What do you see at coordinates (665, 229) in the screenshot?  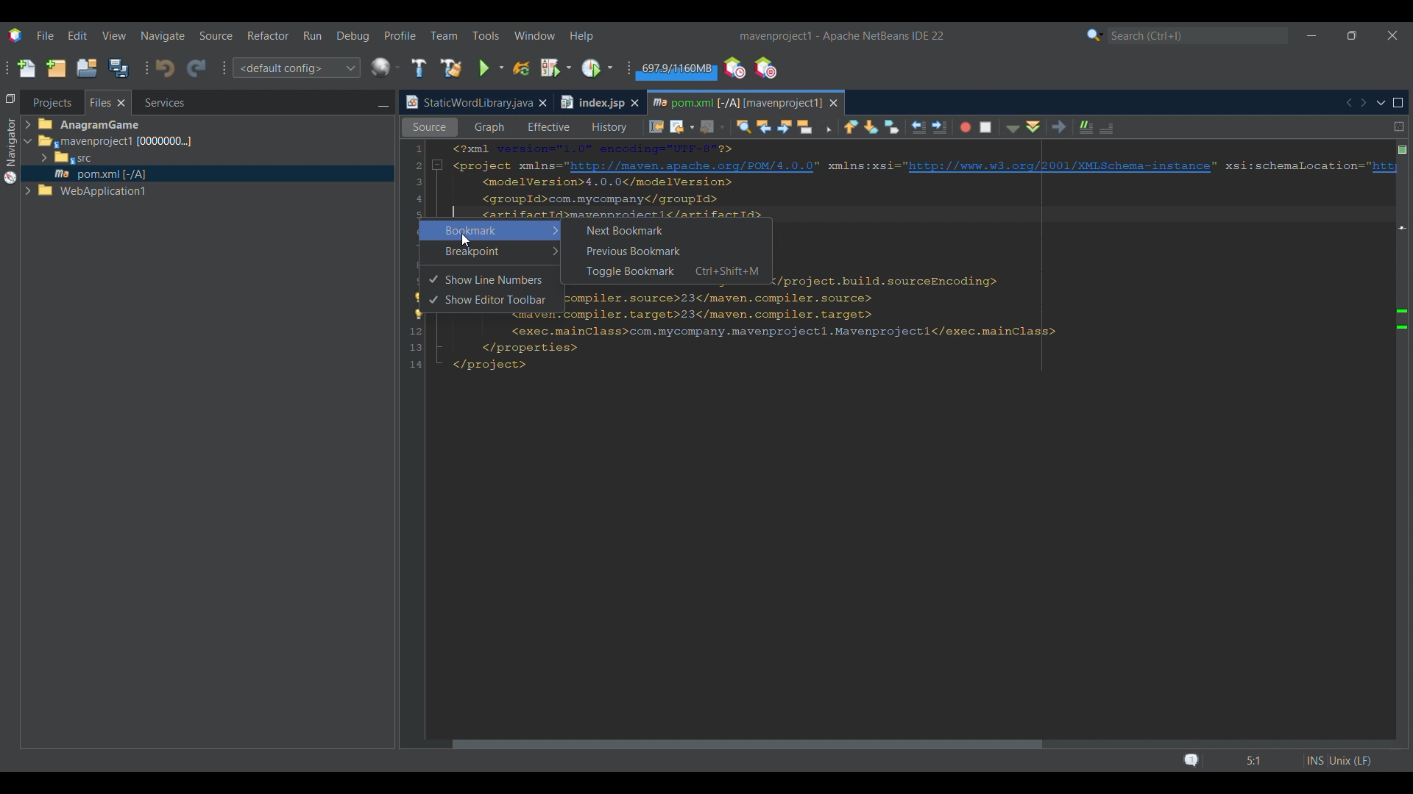 I see `Next Bookmark` at bounding box center [665, 229].